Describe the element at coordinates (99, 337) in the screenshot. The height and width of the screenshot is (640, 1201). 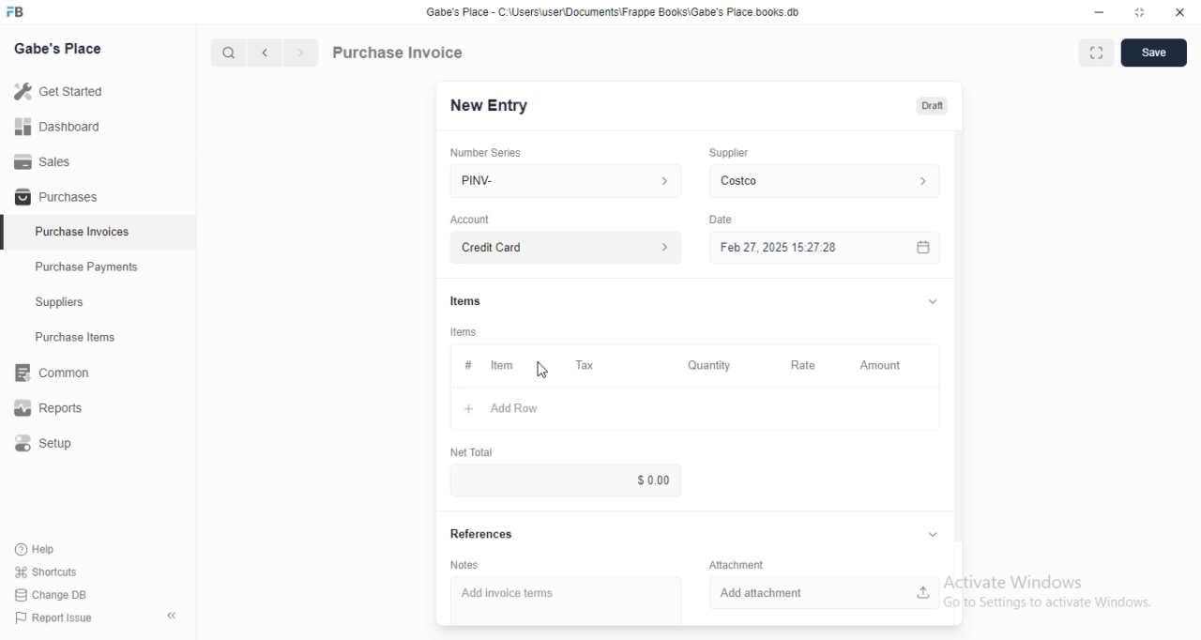
I see `Purchase Items` at that location.